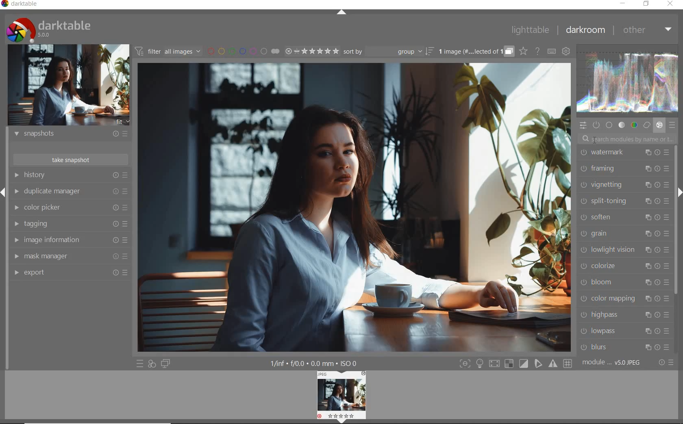  What do you see at coordinates (622, 125) in the screenshot?
I see `tone` at bounding box center [622, 125].